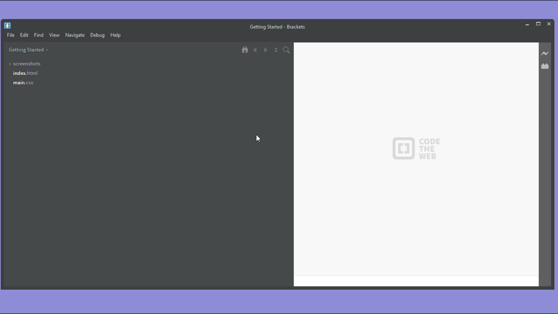 The height and width of the screenshot is (314, 558). What do you see at coordinates (24, 83) in the screenshot?
I see `main.css` at bounding box center [24, 83].